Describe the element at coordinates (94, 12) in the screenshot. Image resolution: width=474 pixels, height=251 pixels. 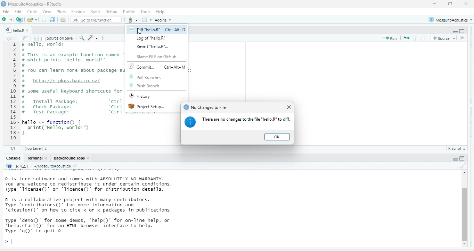
I see `Build` at that location.